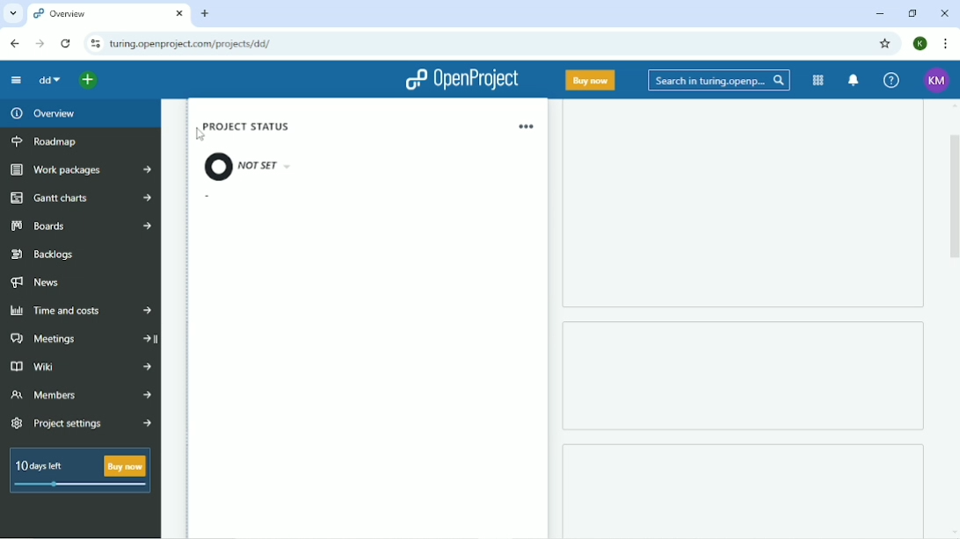 The width and height of the screenshot is (960, 539). I want to click on New tab, so click(205, 13).